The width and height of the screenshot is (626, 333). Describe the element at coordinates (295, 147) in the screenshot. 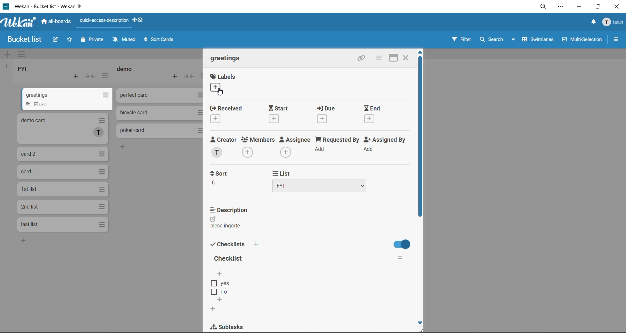

I see `assignee` at that location.